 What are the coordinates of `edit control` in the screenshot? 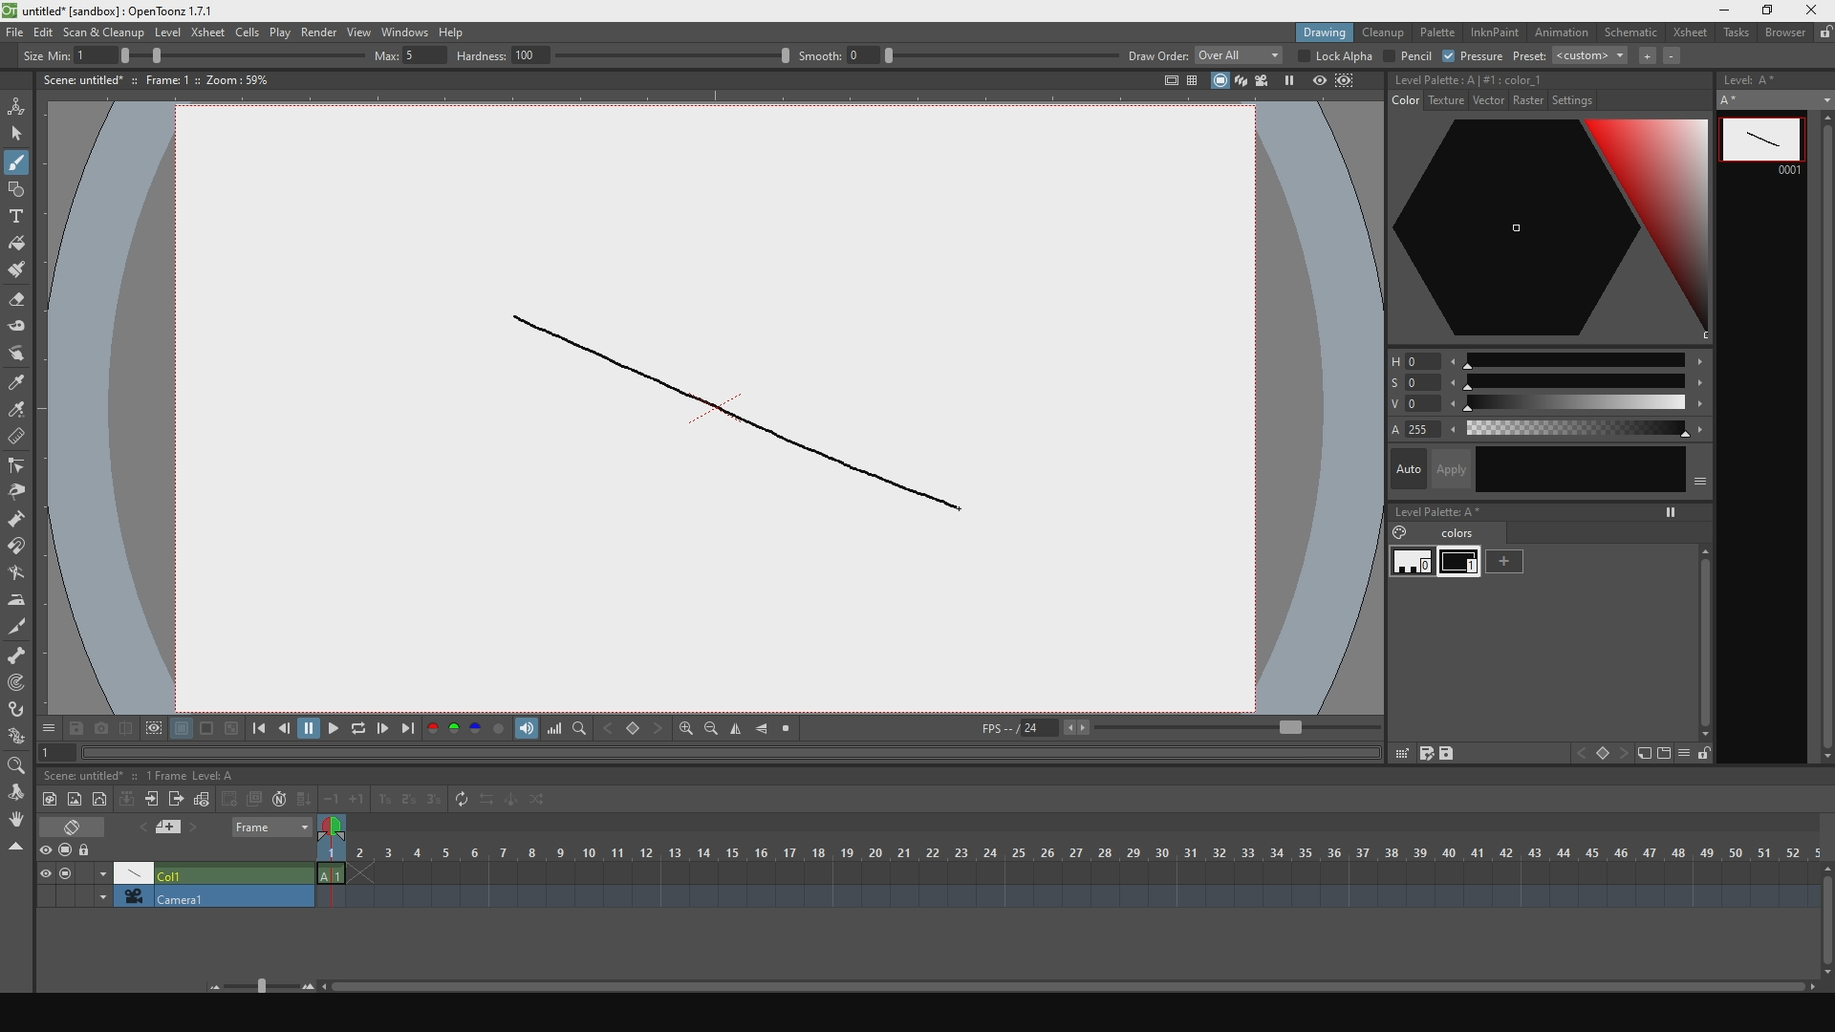 It's located at (18, 467).